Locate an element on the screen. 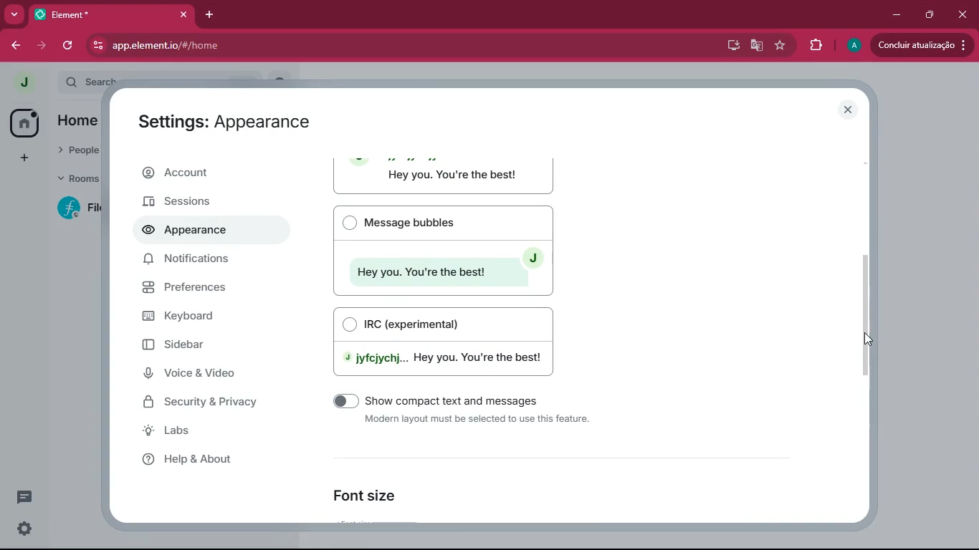 The height and width of the screenshot is (550, 979). security & privacy is located at coordinates (204, 401).